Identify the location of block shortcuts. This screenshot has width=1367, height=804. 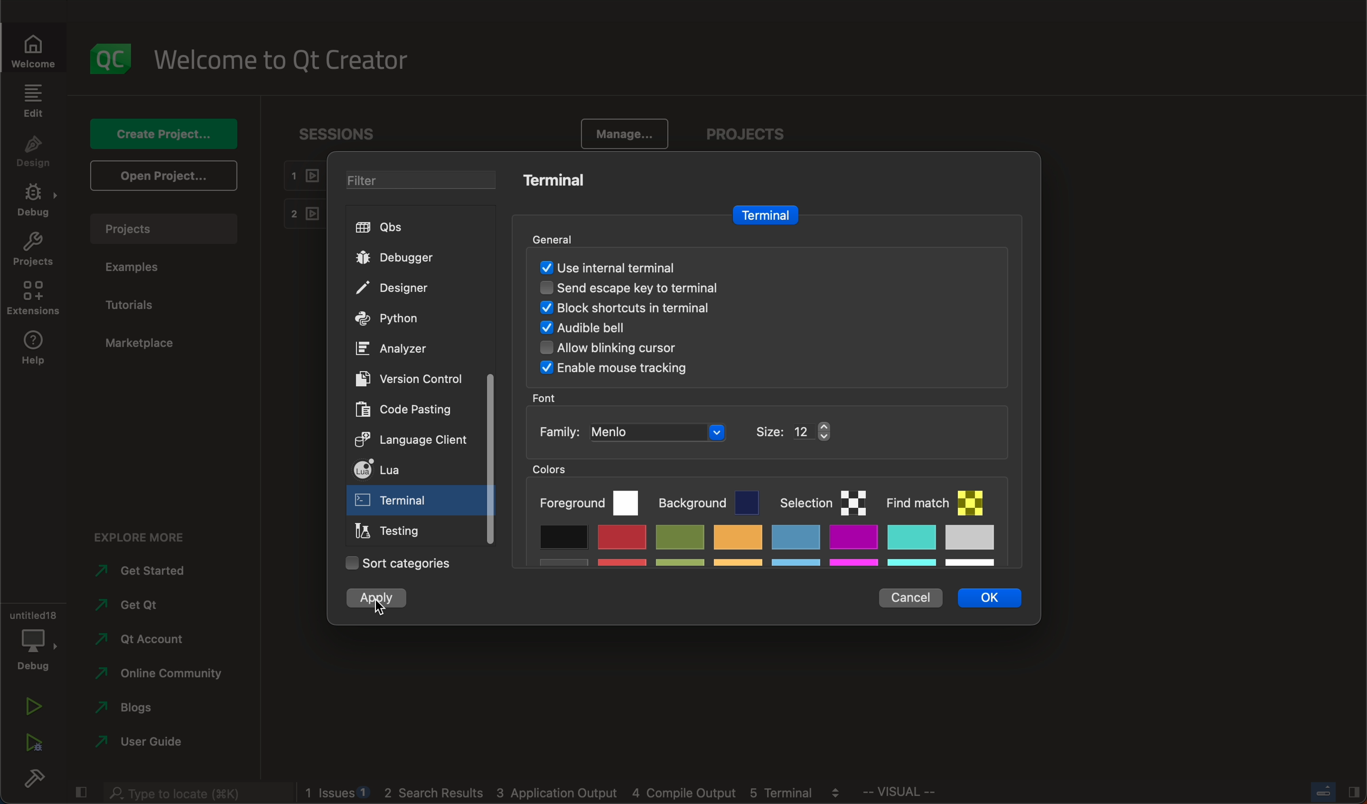
(651, 308).